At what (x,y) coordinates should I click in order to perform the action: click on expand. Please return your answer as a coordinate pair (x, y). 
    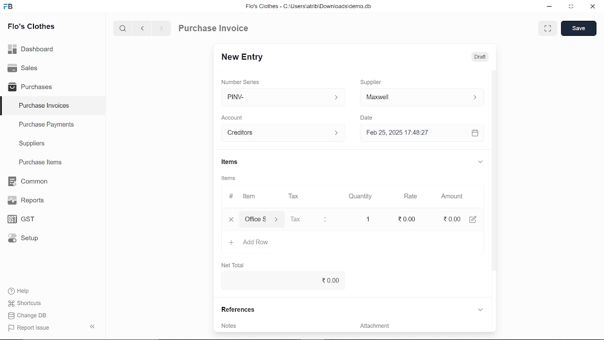
    Looking at the image, I should click on (480, 309).